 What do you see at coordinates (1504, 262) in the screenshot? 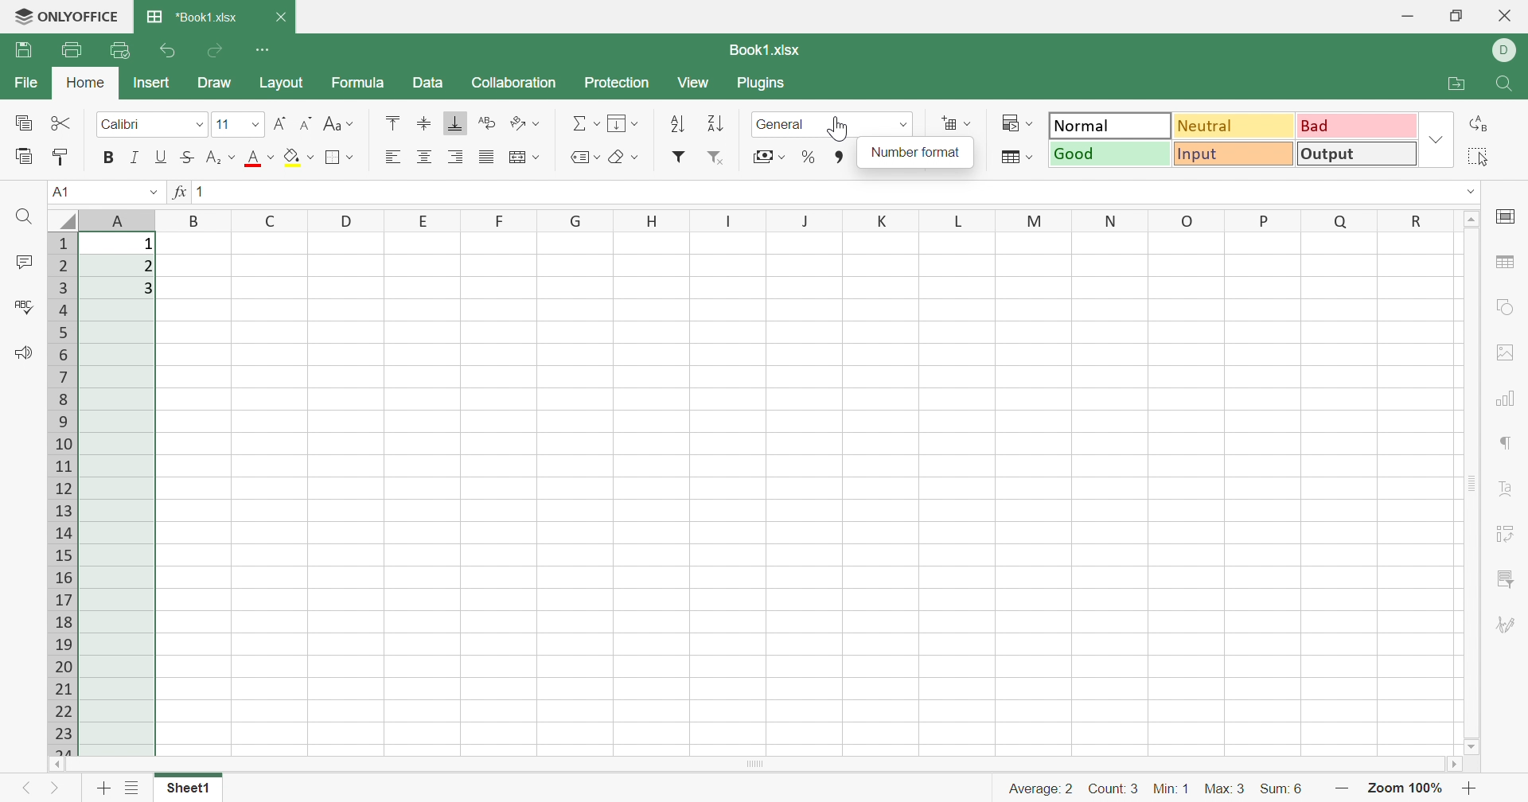
I see `Table settings` at bounding box center [1504, 262].